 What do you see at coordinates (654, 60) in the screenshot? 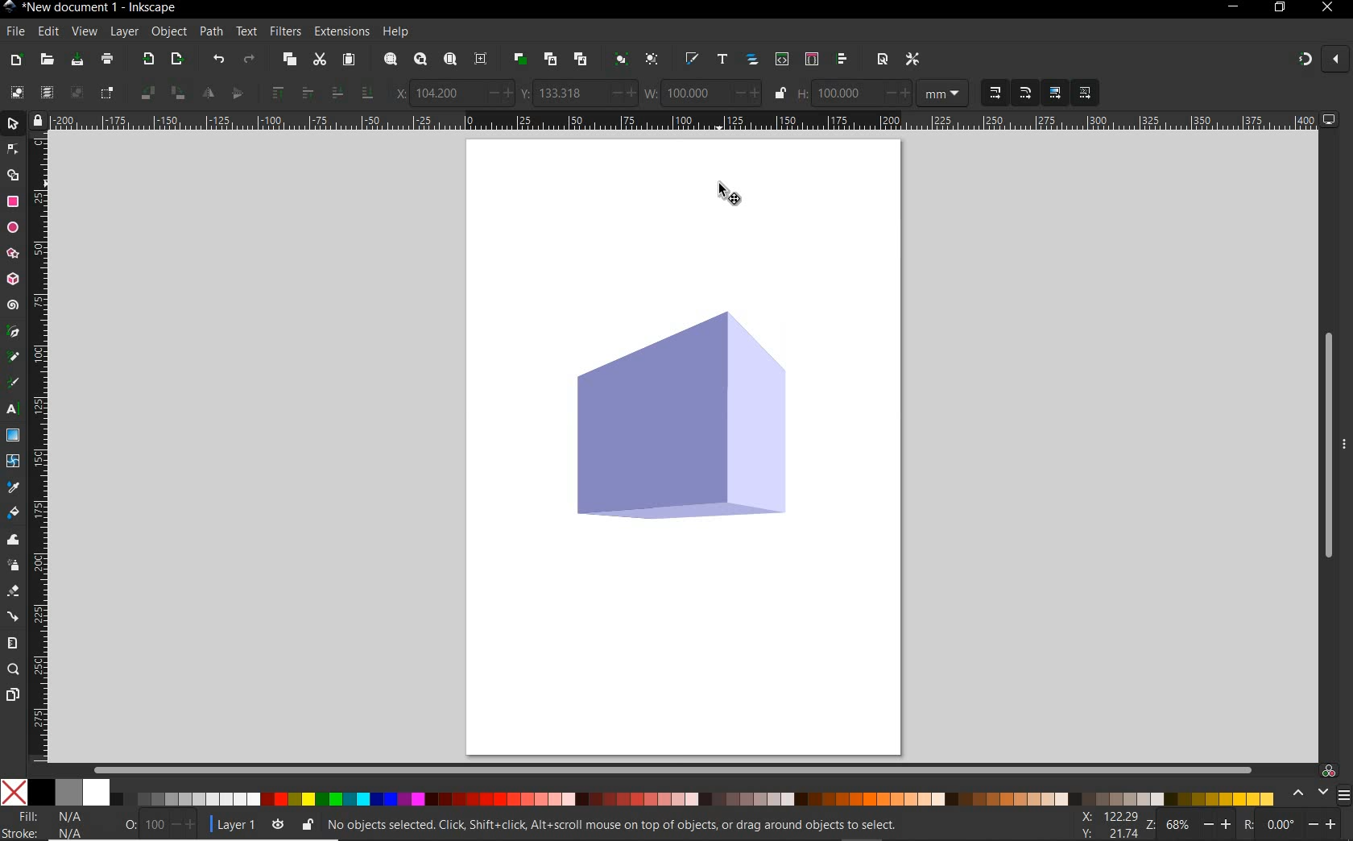
I see `ungroup` at bounding box center [654, 60].